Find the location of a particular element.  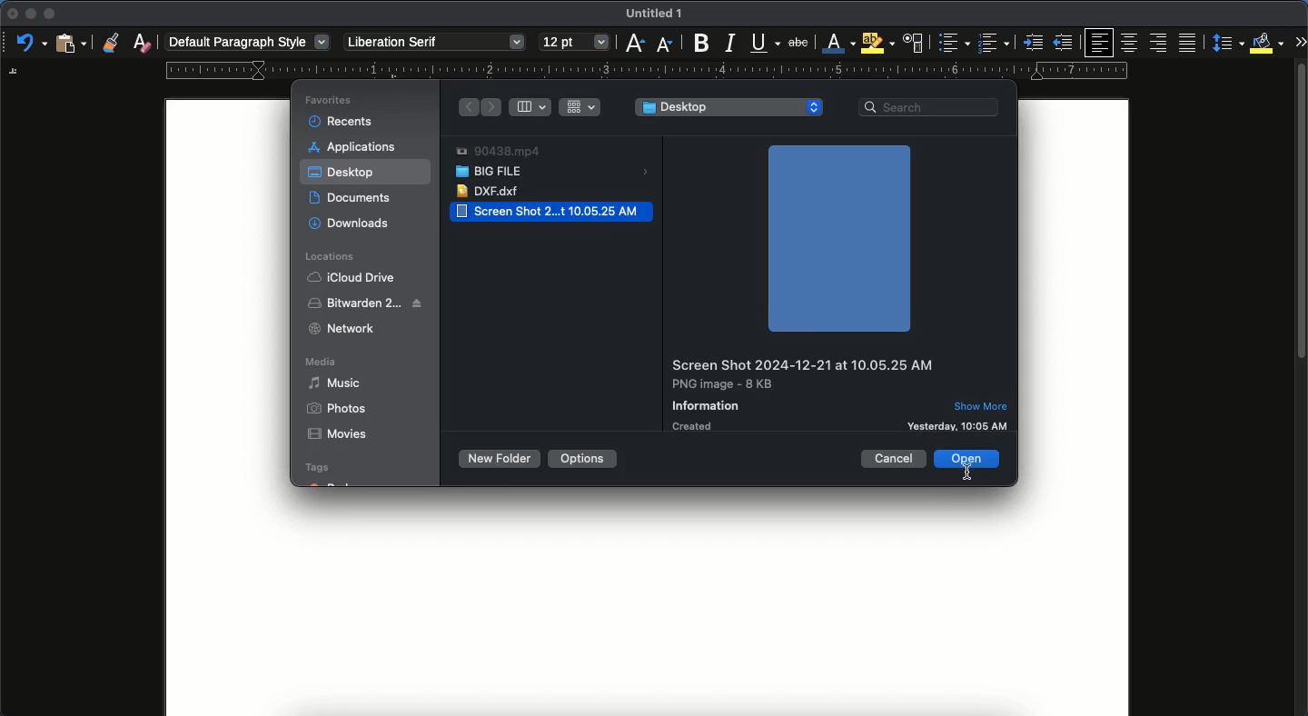

close is located at coordinates (11, 15).